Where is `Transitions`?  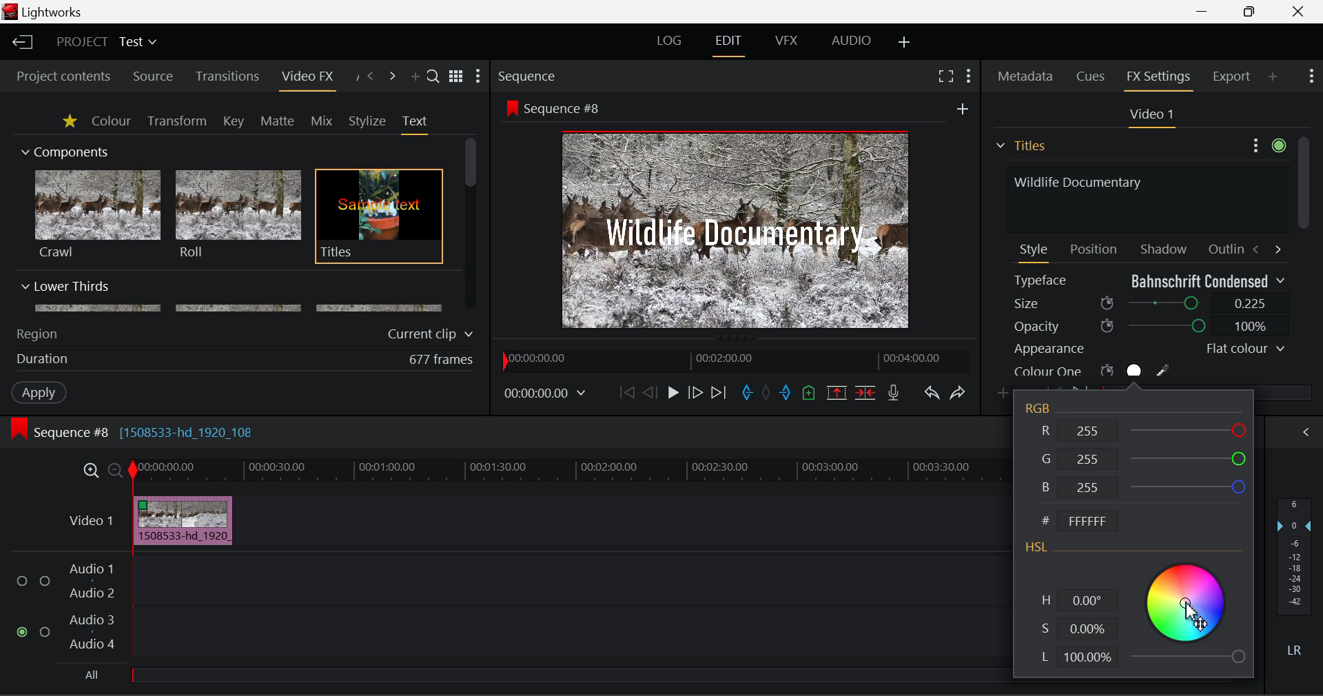 Transitions is located at coordinates (227, 76).